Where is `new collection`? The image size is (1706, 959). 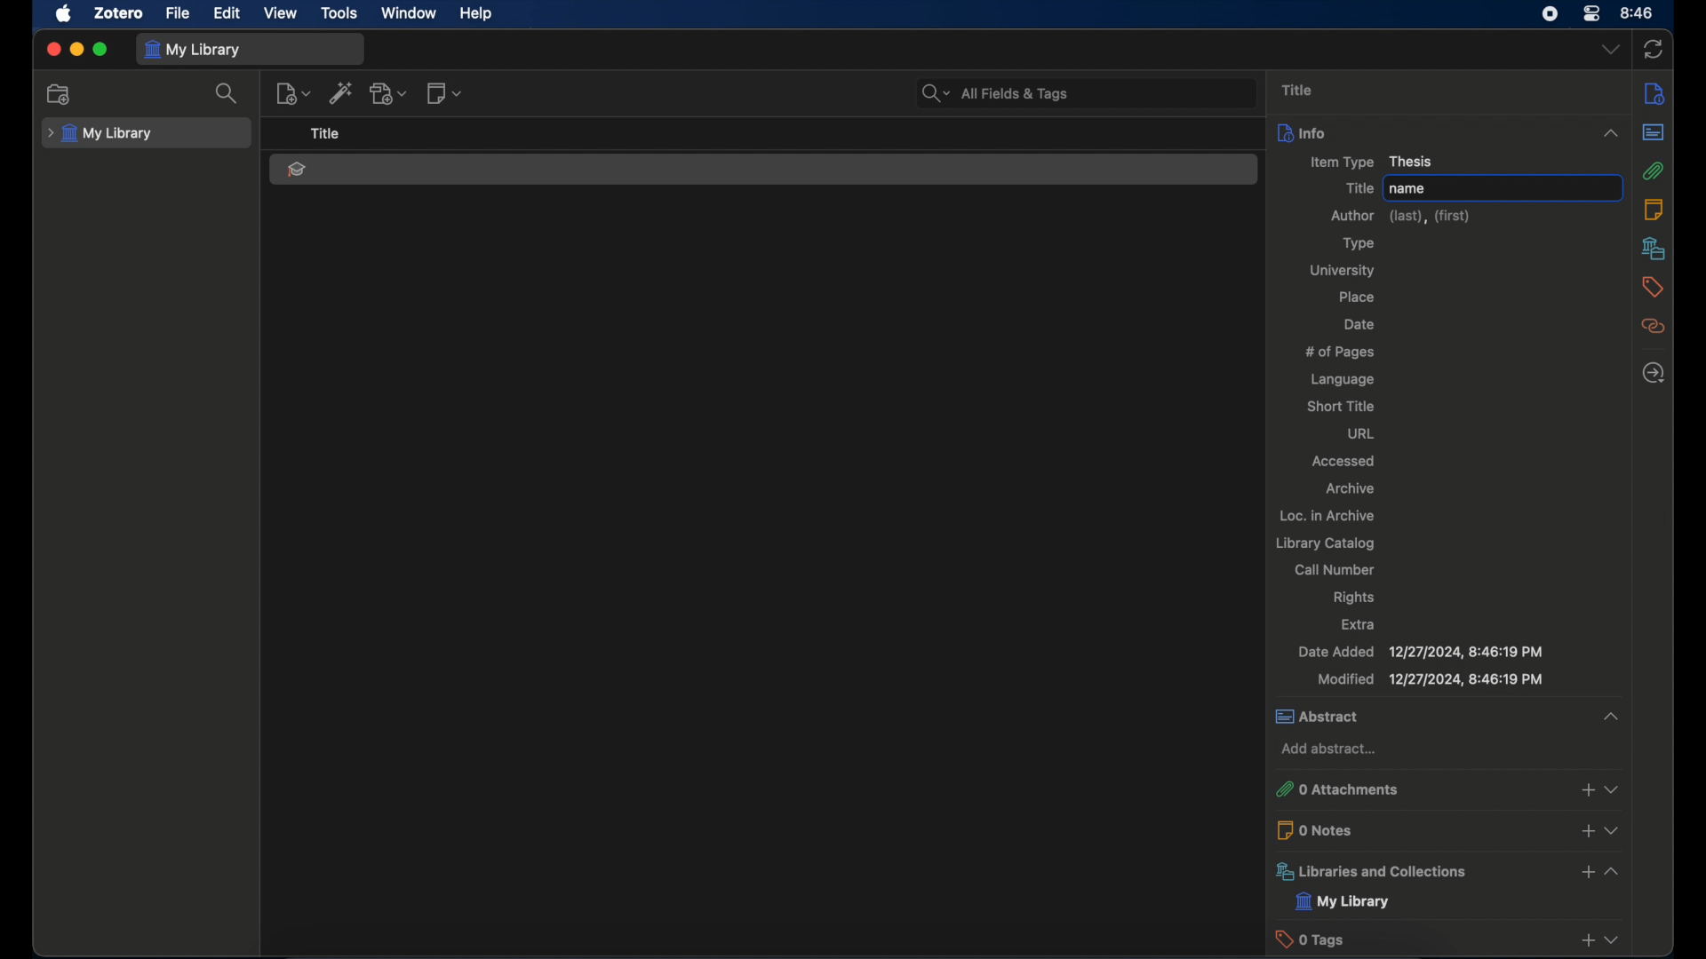 new collection is located at coordinates (60, 93).